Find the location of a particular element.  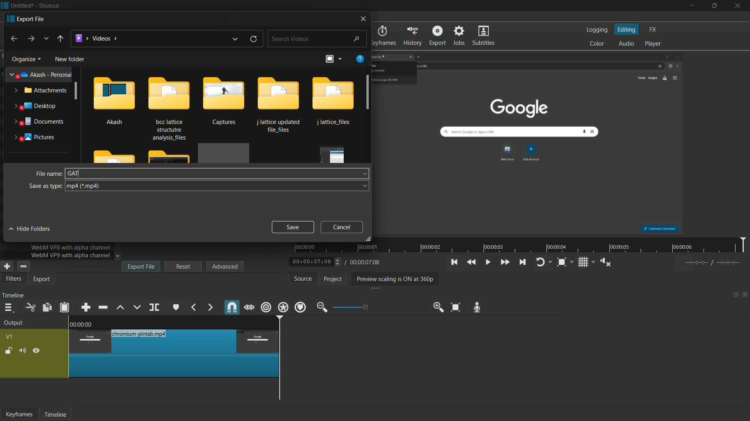

quickly play backward is located at coordinates (471, 262).